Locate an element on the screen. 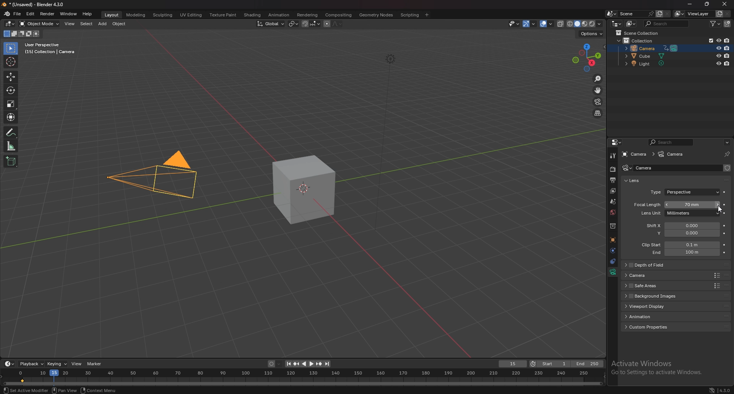  Less Unit is located at coordinates (674, 214).